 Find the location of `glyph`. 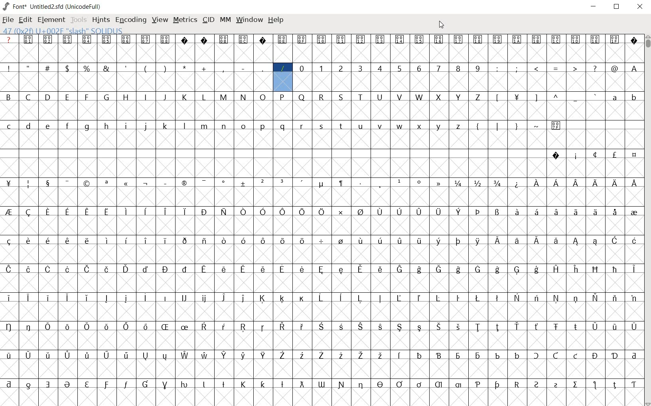

glyph is located at coordinates (282, 384).